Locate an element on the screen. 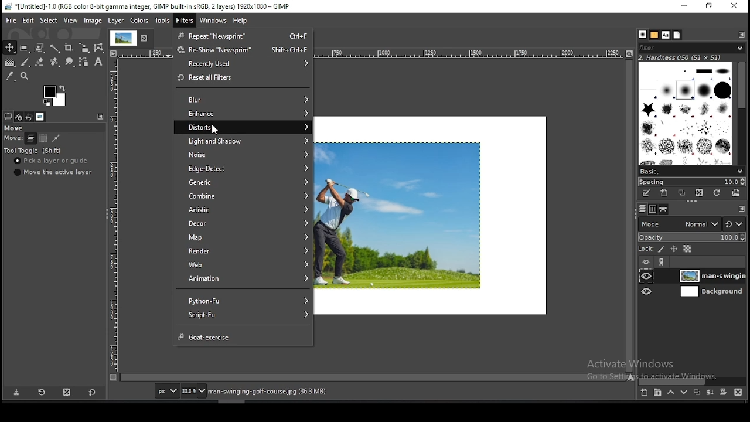  move layer is located at coordinates (30, 138).